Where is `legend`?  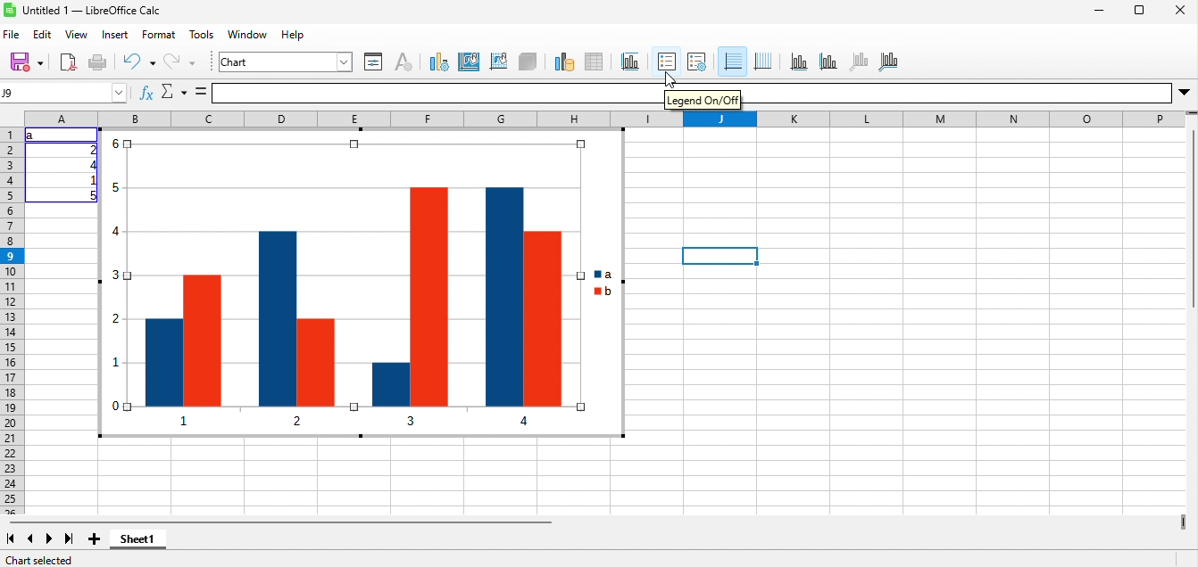
legend is located at coordinates (697, 62).